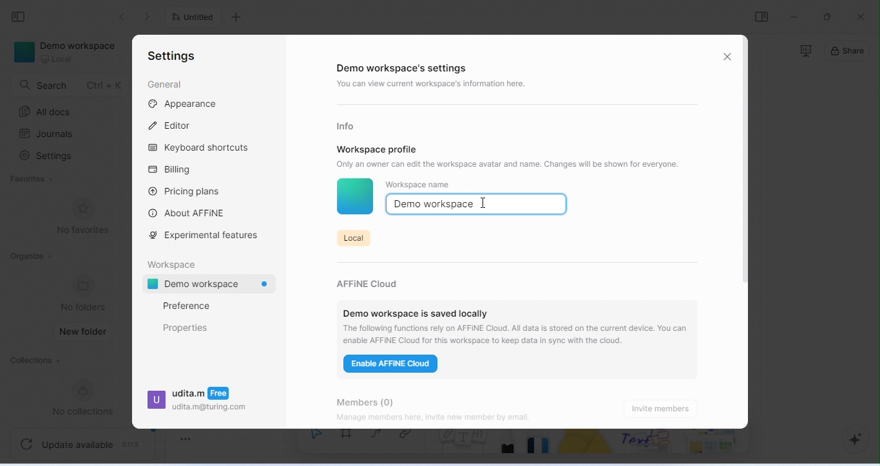  What do you see at coordinates (371, 281) in the screenshot?
I see `affine cloud` at bounding box center [371, 281].